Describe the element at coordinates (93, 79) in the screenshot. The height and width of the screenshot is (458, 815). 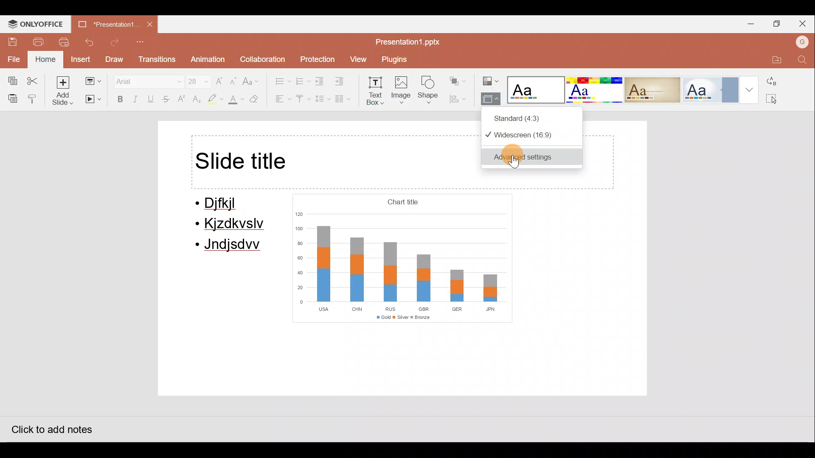
I see `Change slide layout` at that location.